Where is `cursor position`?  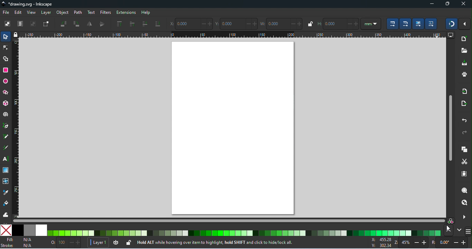 cursor position is located at coordinates (381, 243).